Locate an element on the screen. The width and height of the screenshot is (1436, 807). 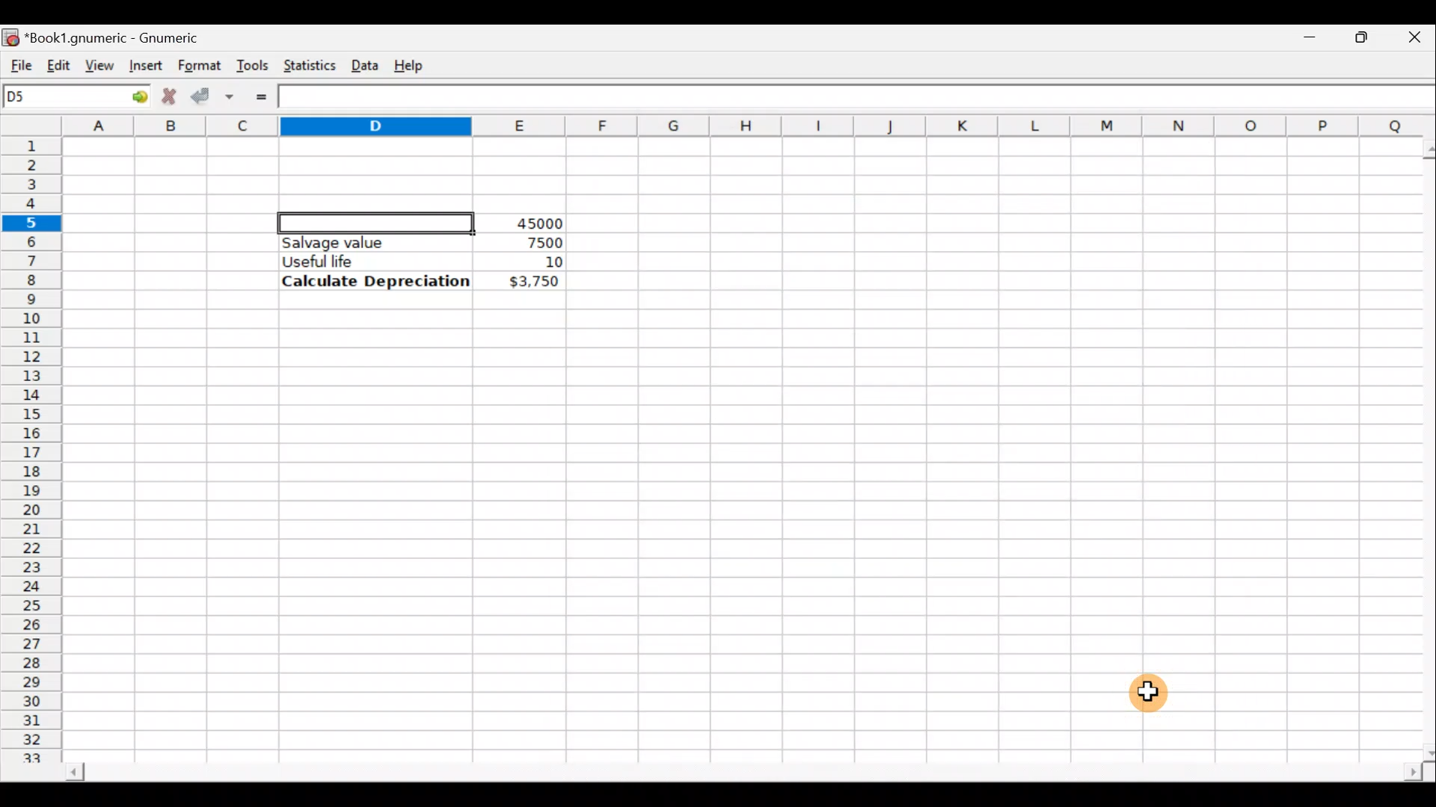
Formula bar is located at coordinates (861, 99).